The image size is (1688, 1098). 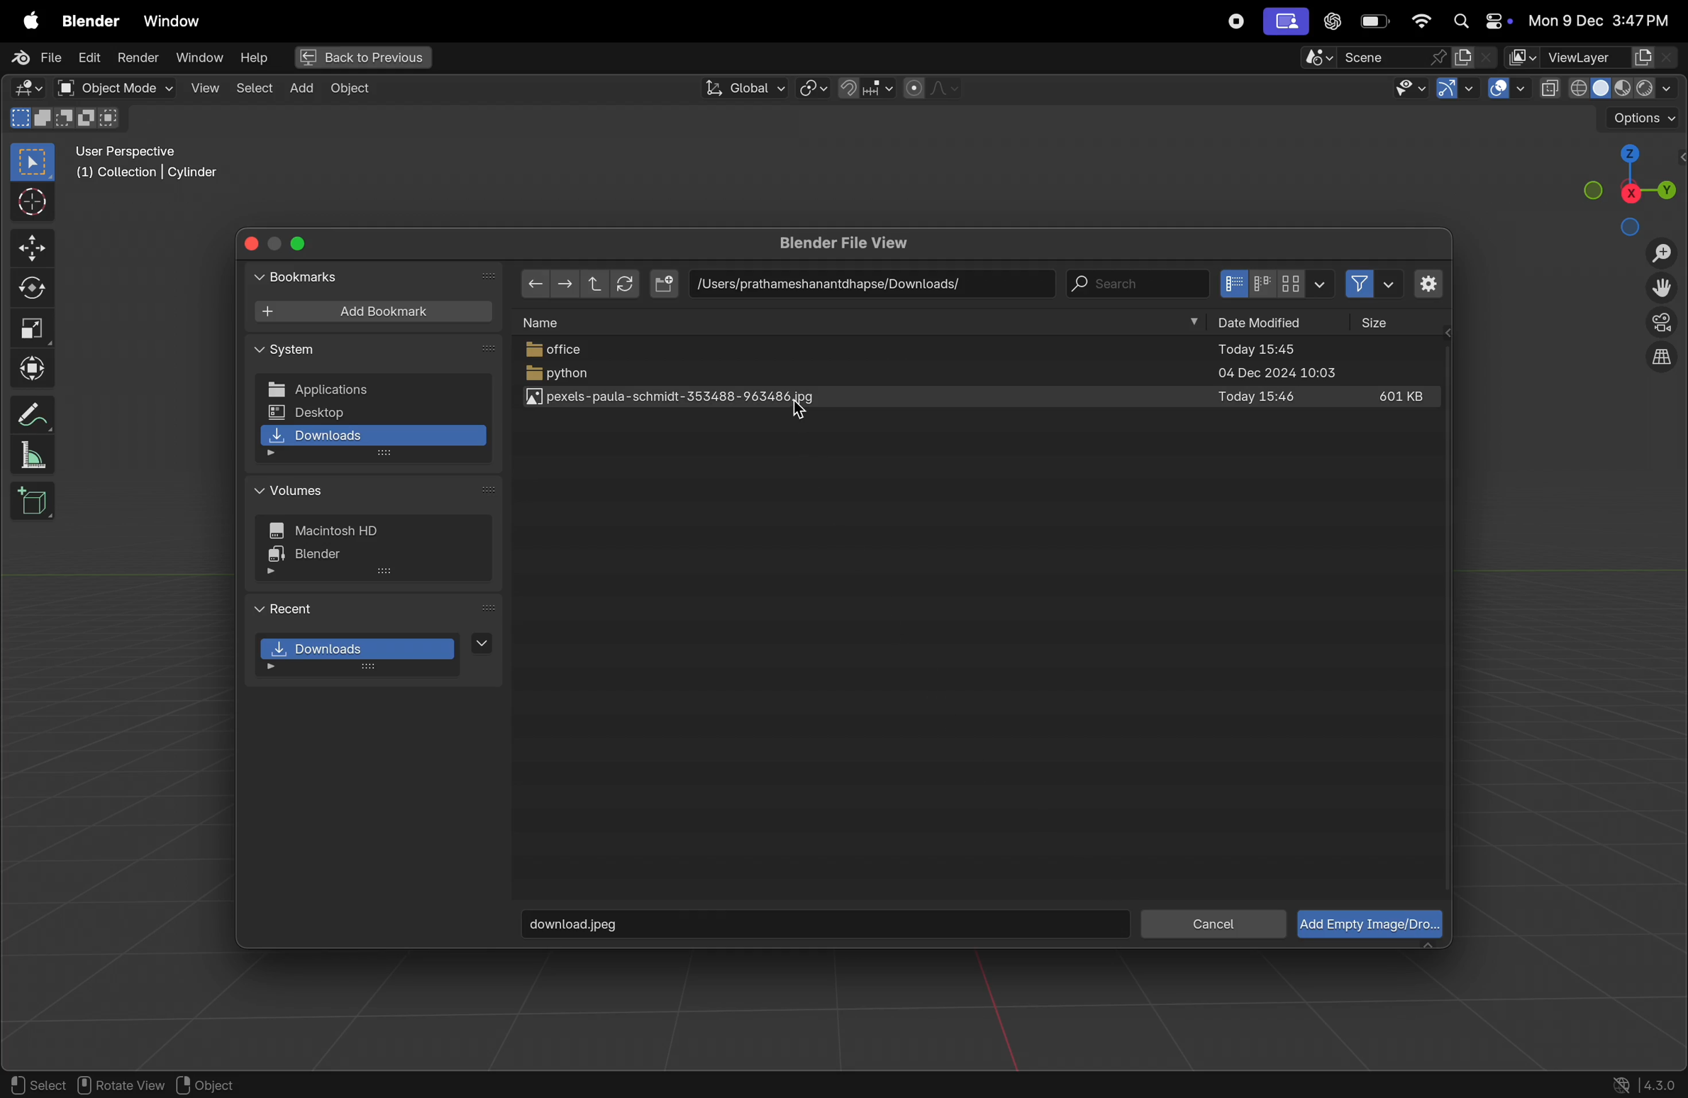 What do you see at coordinates (1640, 118) in the screenshot?
I see `options` at bounding box center [1640, 118].